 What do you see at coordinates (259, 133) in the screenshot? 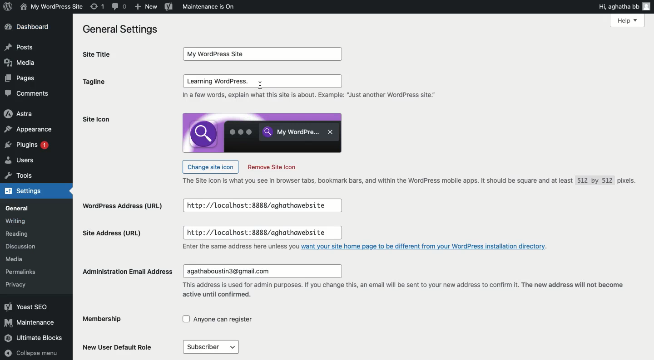
I see `icon image` at bounding box center [259, 133].